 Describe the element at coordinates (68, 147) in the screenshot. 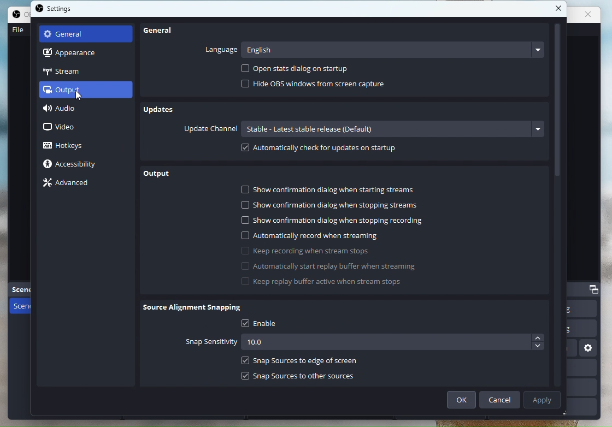

I see `Hotkeys` at that location.